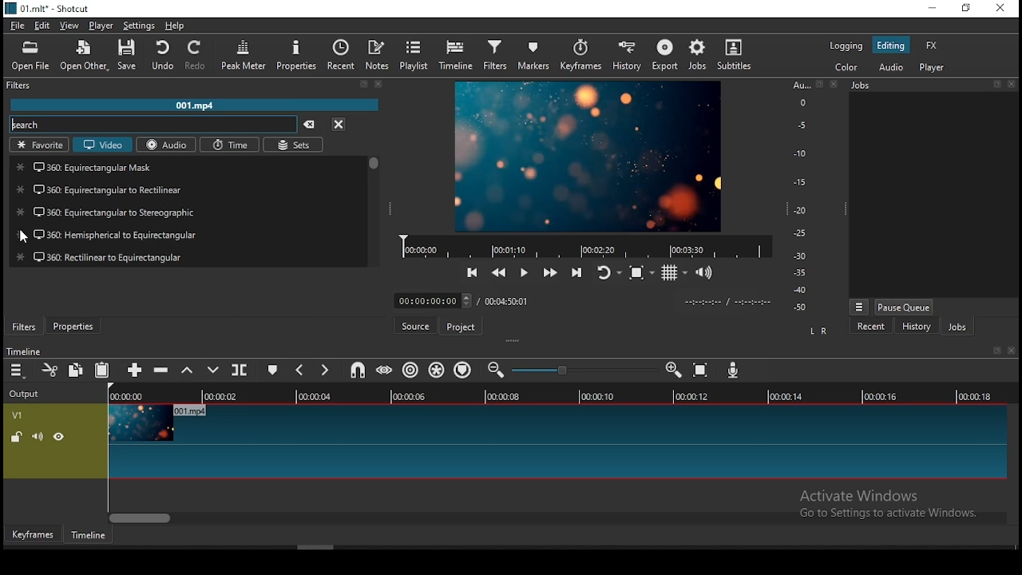  I want to click on settings, so click(141, 24).